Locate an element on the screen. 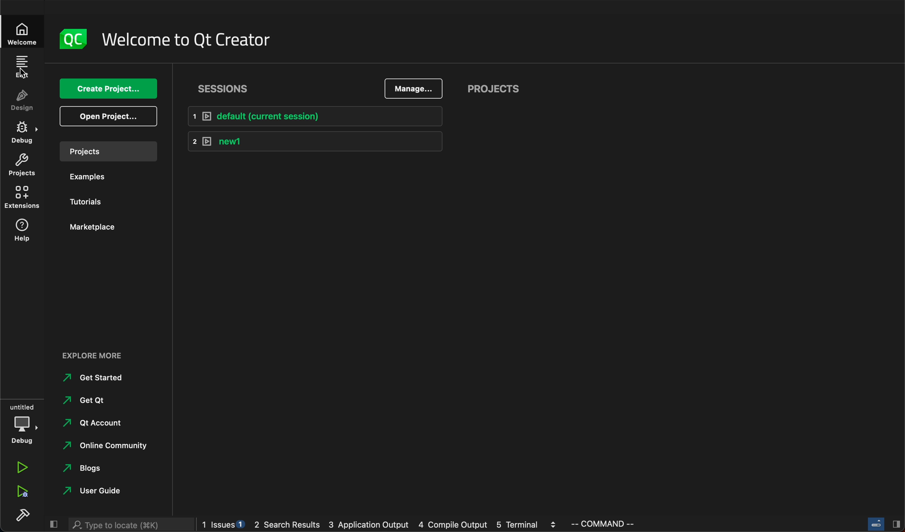 The width and height of the screenshot is (905, 532). welcome is located at coordinates (24, 33).